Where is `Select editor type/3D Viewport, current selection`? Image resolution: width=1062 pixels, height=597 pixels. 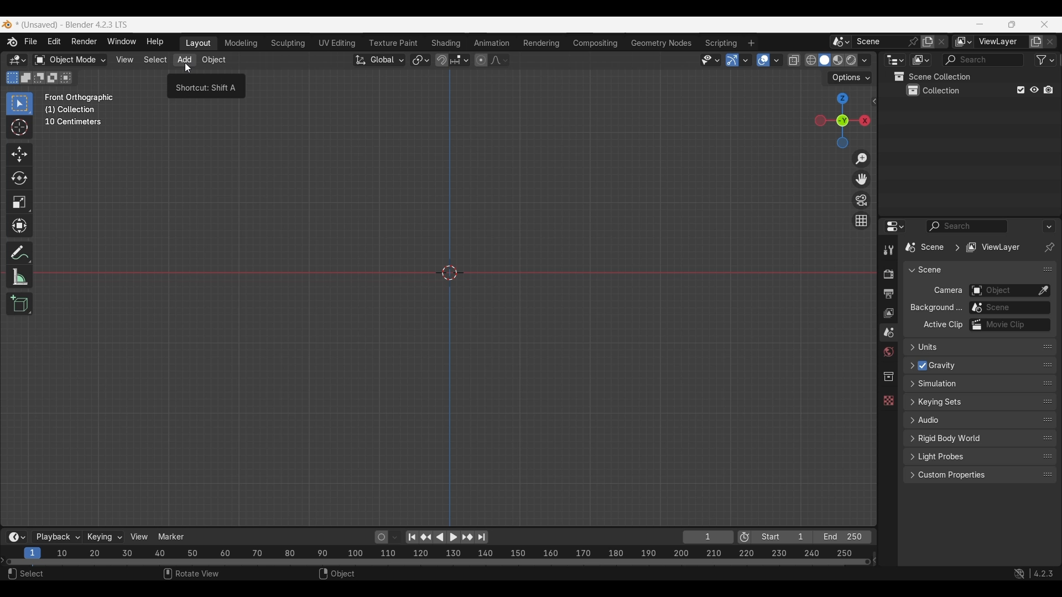 Select editor type/3D Viewport, current selection is located at coordinates (18, 60).